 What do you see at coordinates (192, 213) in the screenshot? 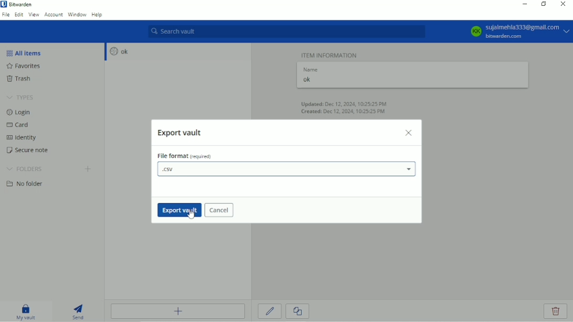
I see `Cursor` at bounding box center [192, 213].